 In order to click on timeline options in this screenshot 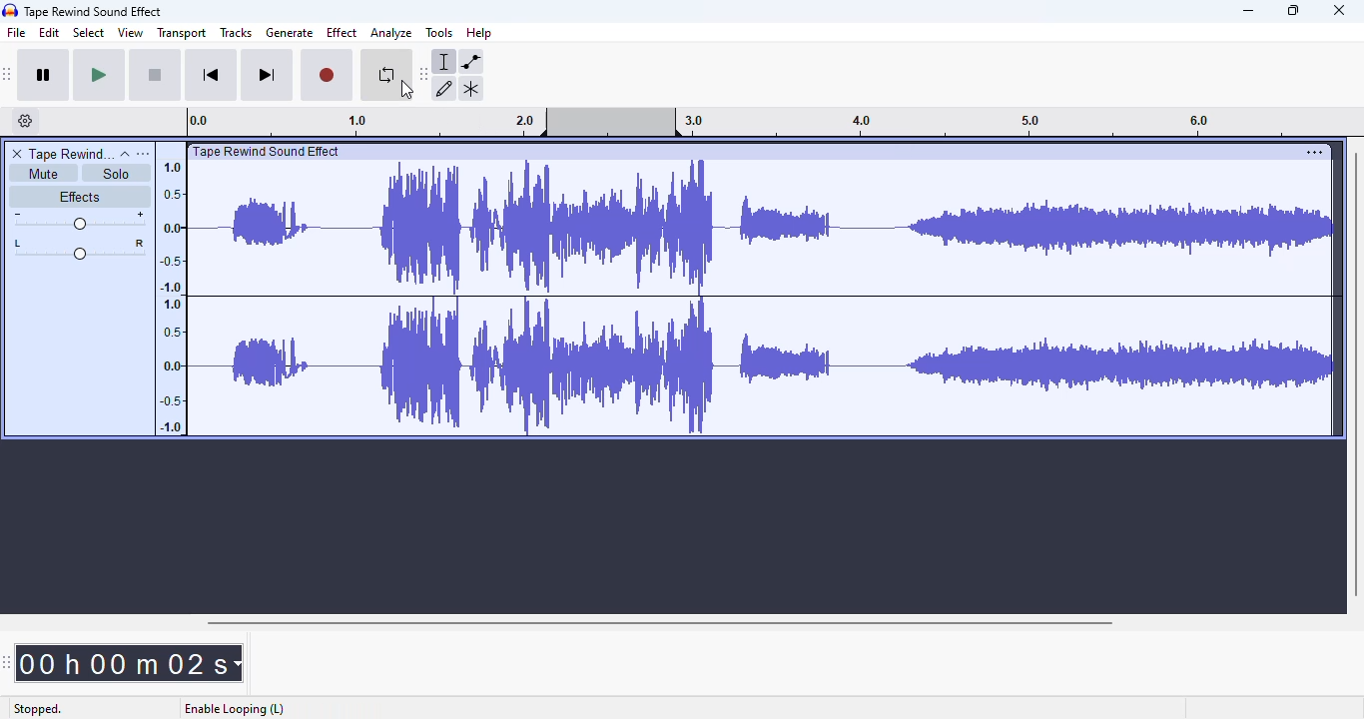, I will do `click(27, 121)`.